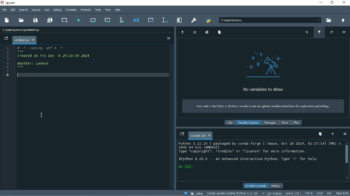 The width and height of the screenshot is (350, 196). Describe the element at coordinates (307, 32) in the screenshot. I see `Search variable names and types` at that location.